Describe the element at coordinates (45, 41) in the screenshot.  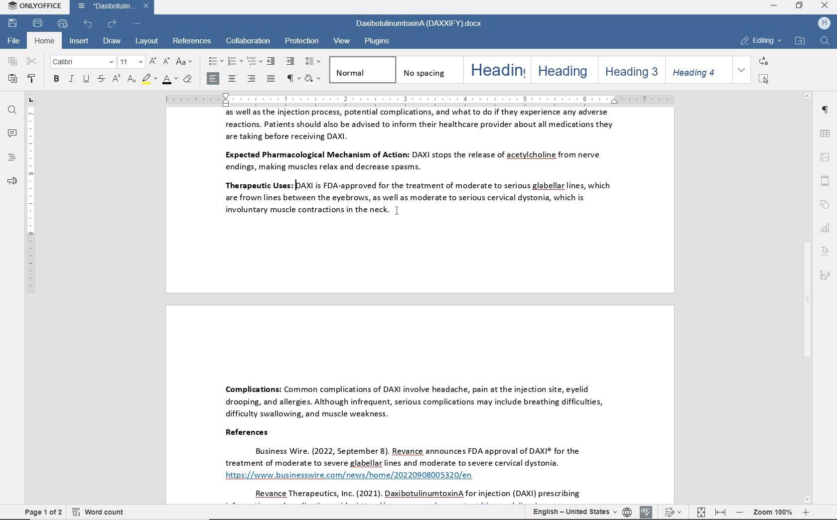
I see `home` at that location.